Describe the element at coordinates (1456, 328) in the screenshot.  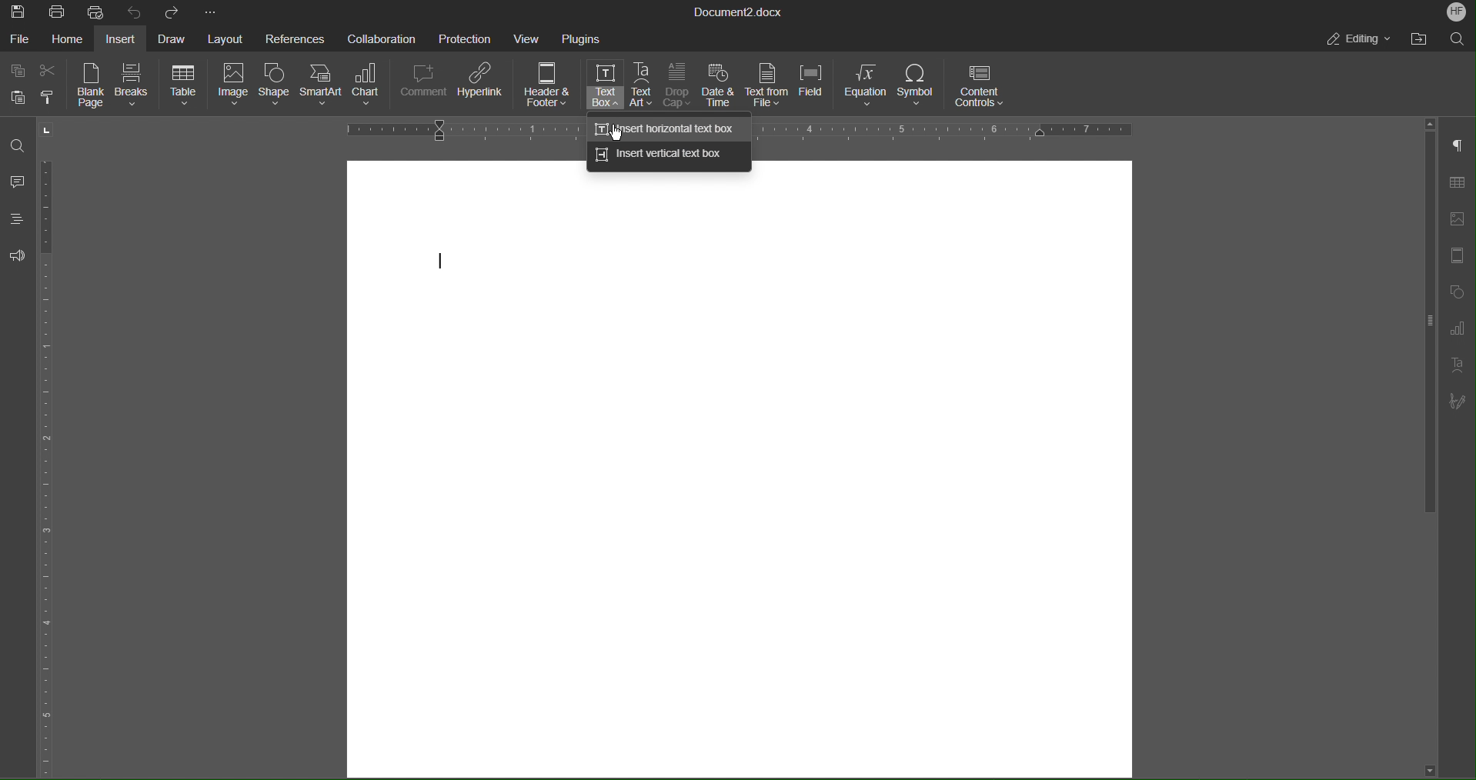
I see `Graph` at that location.